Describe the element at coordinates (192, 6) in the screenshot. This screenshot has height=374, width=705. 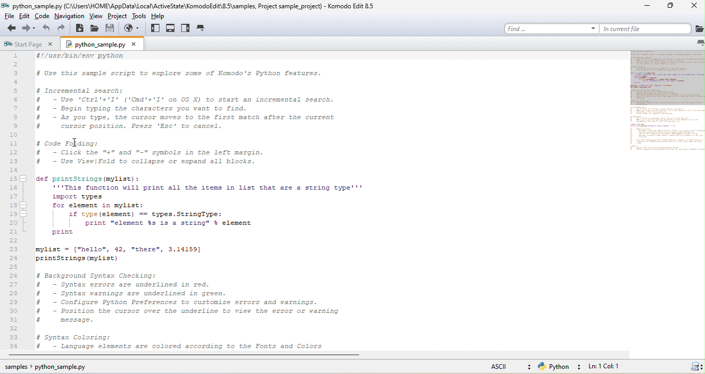
I see `title` at that location.